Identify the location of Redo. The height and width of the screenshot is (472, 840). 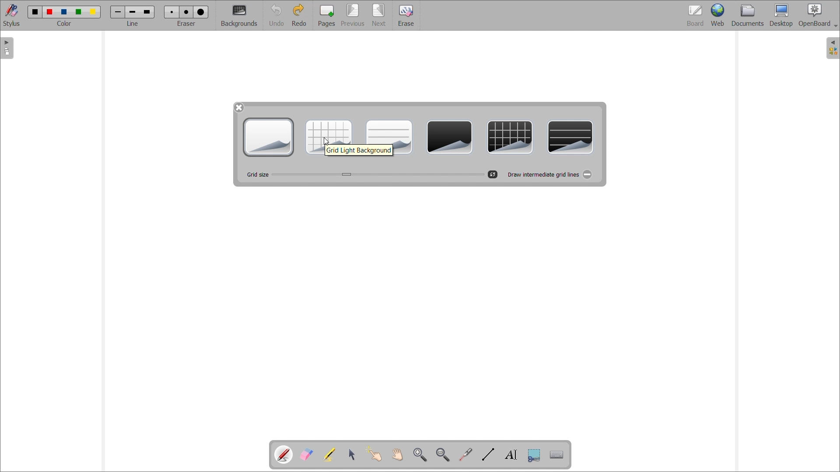
(299, 15).